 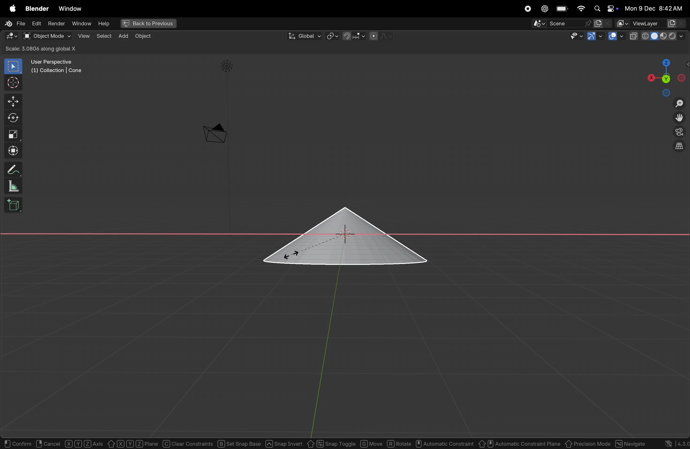 What do you see at coordinates (132, 443) in the screenshot?
I see `X Y Z Plane` at bounding box center [132, 443].